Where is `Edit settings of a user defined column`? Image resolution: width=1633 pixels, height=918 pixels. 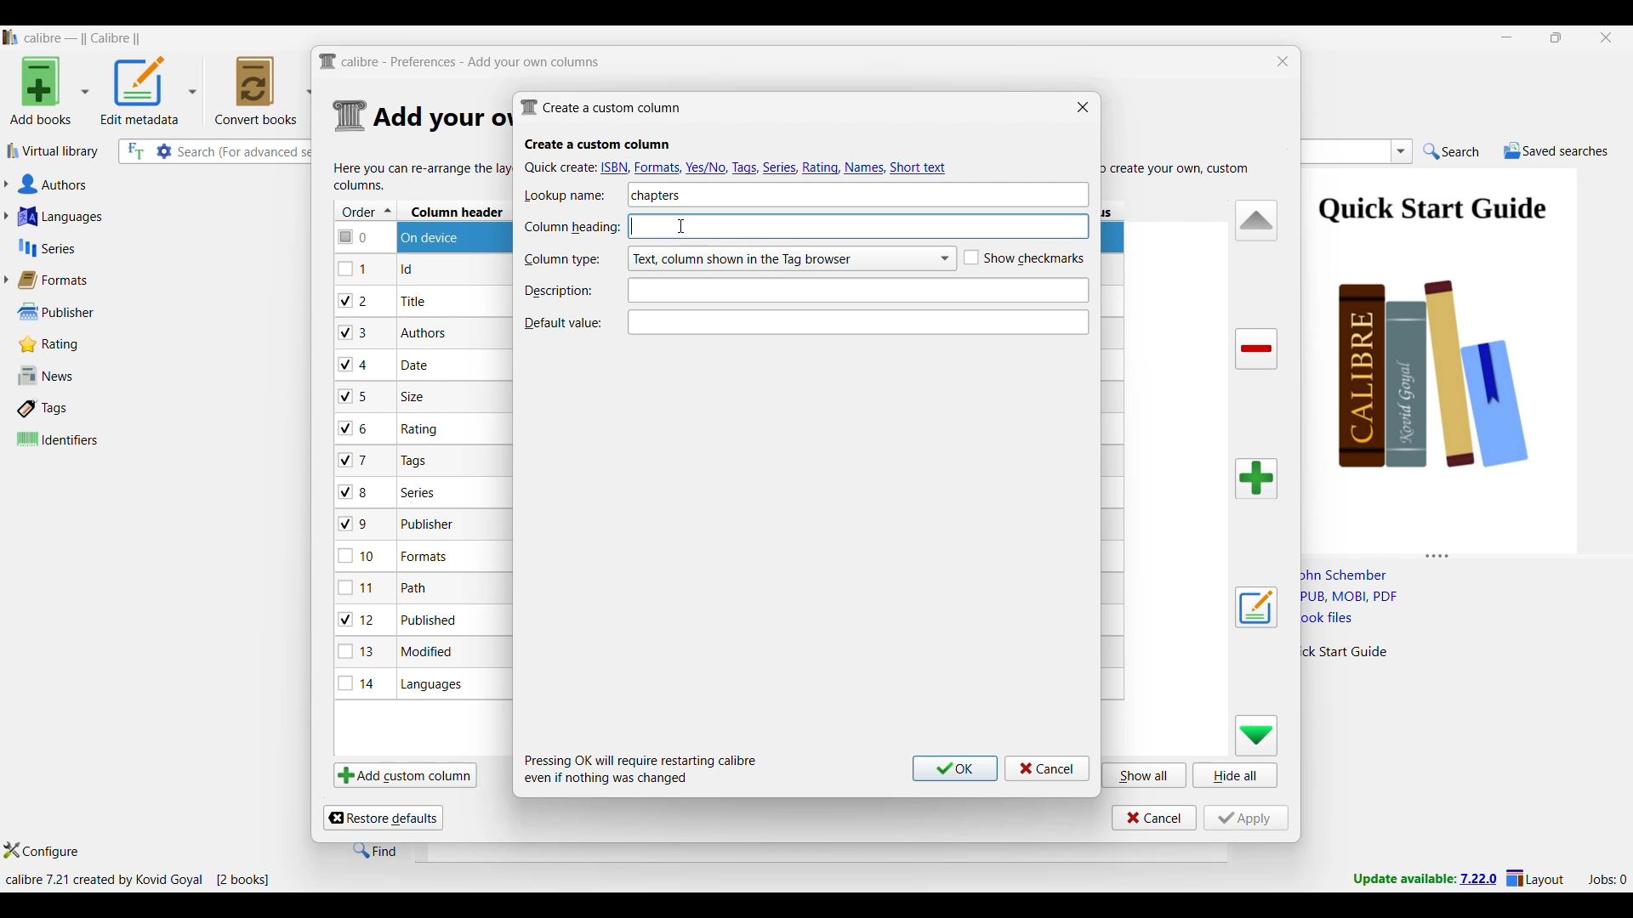 Edit settings of a user defined column is located at coordinates (1256, 608).